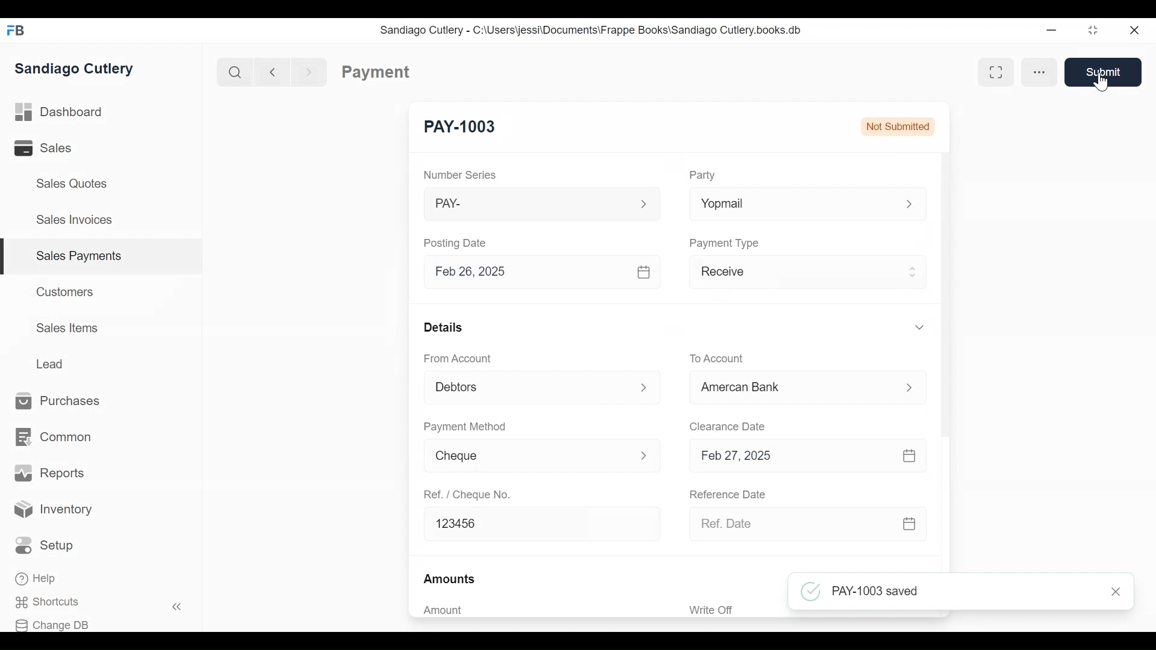 This screenshot has width=1156, height=650. Describe the element at coordinates (1104, 72) in the screenshot. I see `Save` at that location.